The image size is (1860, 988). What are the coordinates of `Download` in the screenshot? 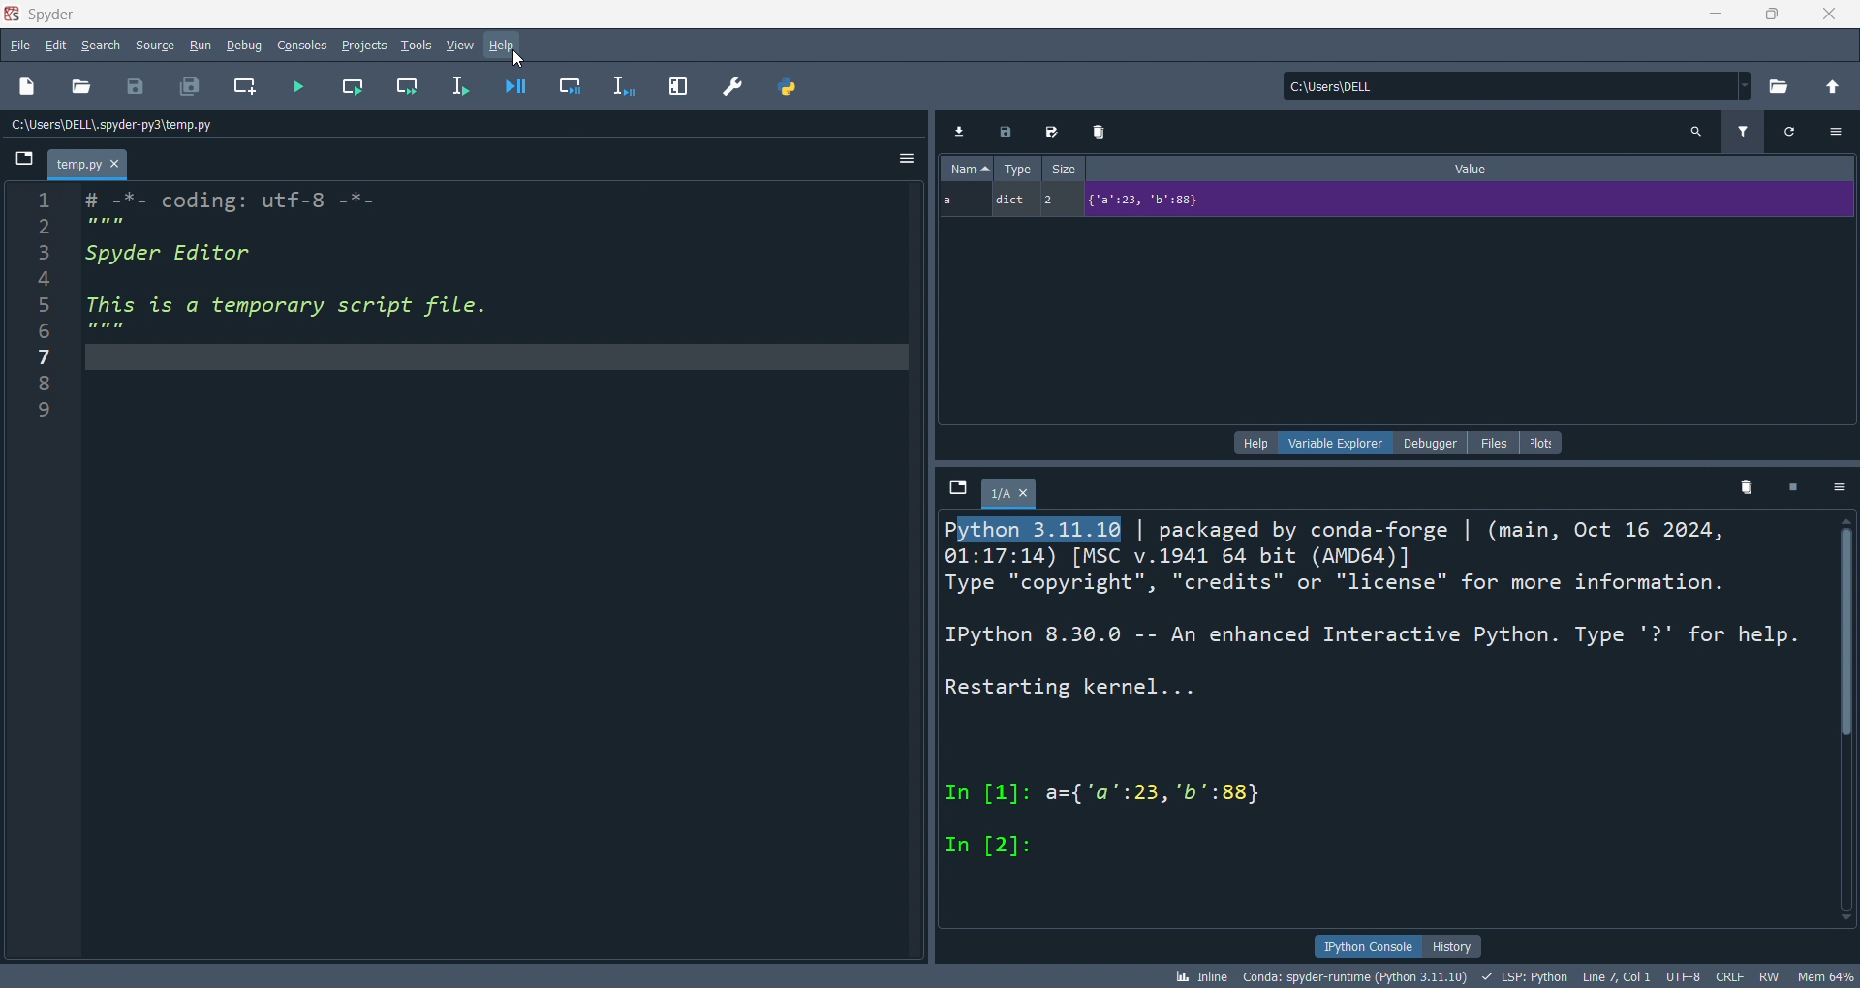 It's located at (958, 130).